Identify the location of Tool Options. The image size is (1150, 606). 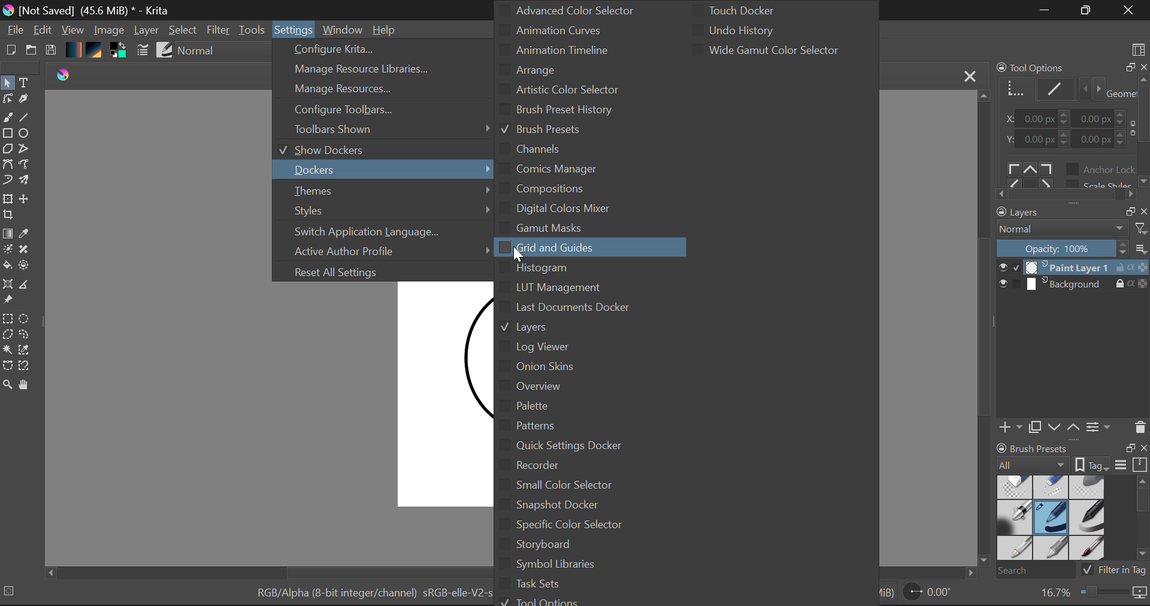
(1071, 132).